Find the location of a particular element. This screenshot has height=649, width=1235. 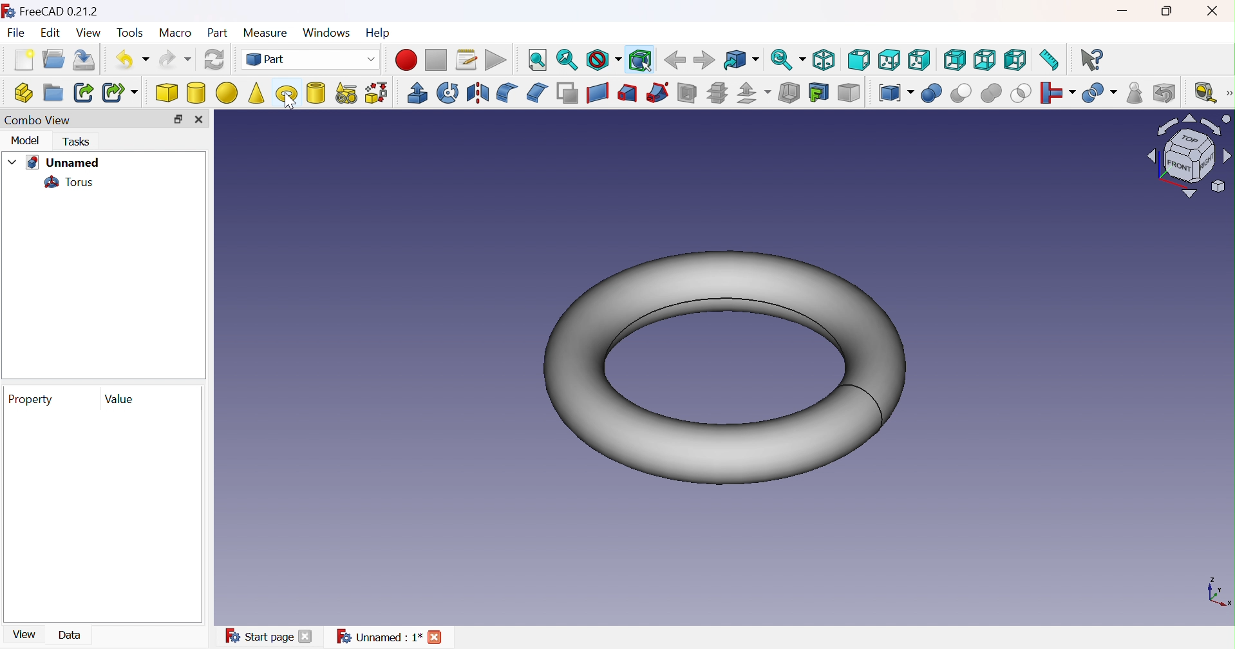

Combo View is located at coordinates (38, 119).